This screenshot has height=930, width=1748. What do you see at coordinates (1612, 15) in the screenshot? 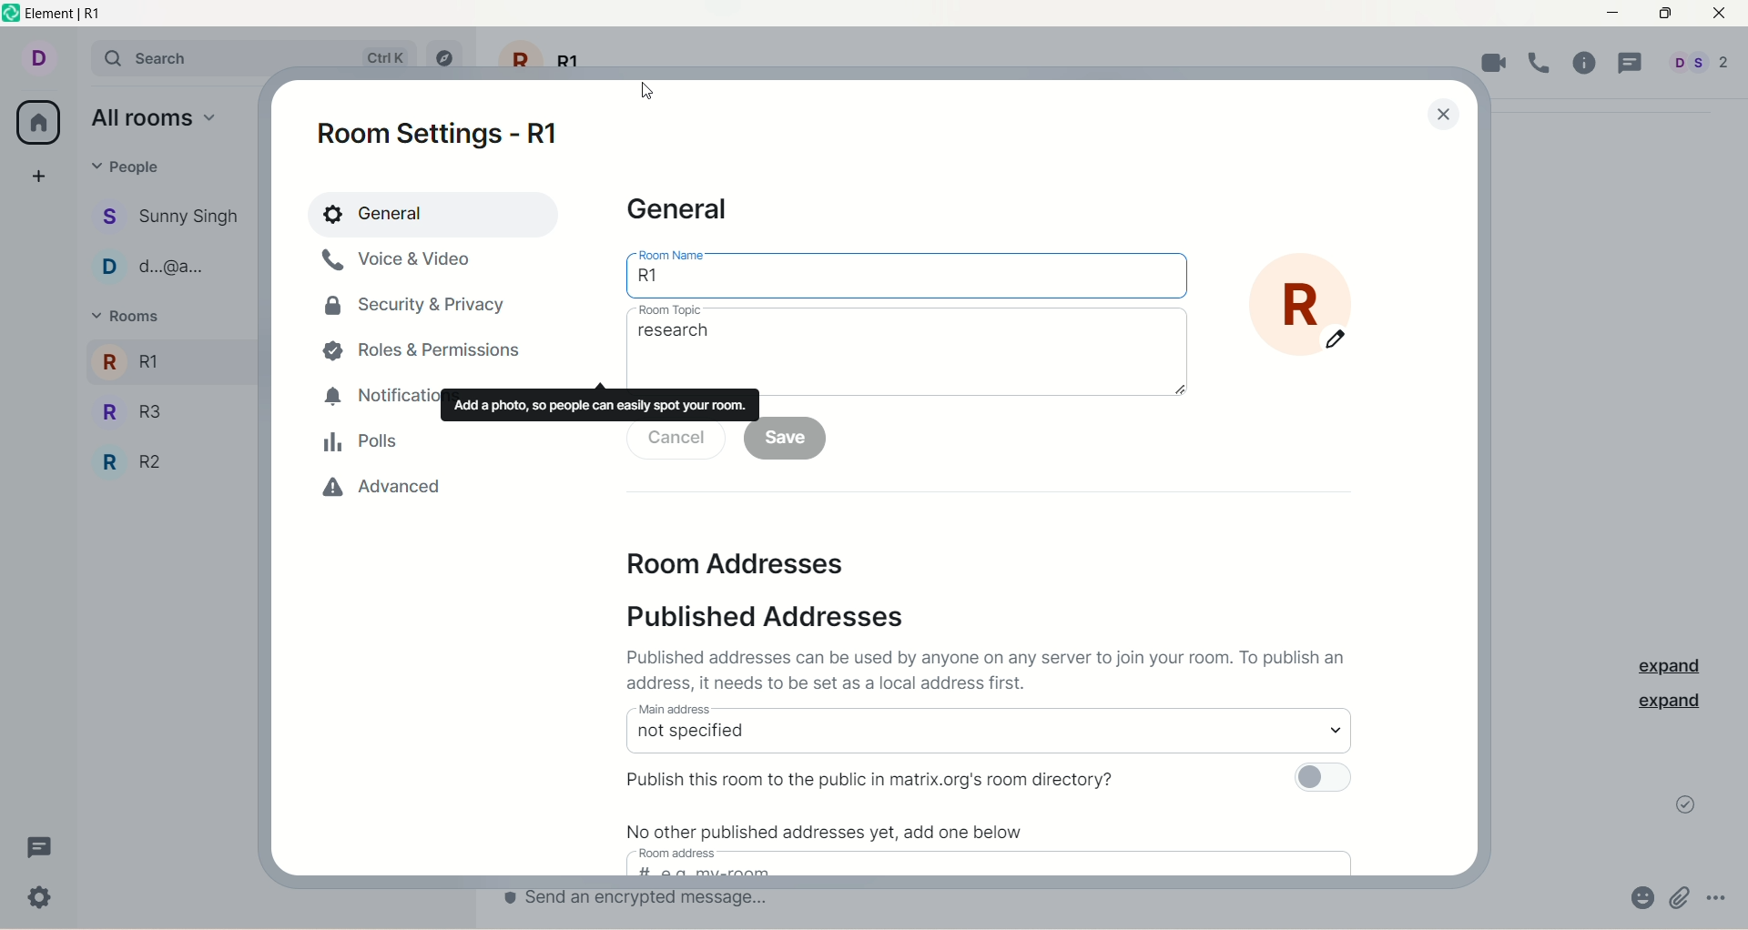
I see `minimize` at bounding box center [1612, 15].